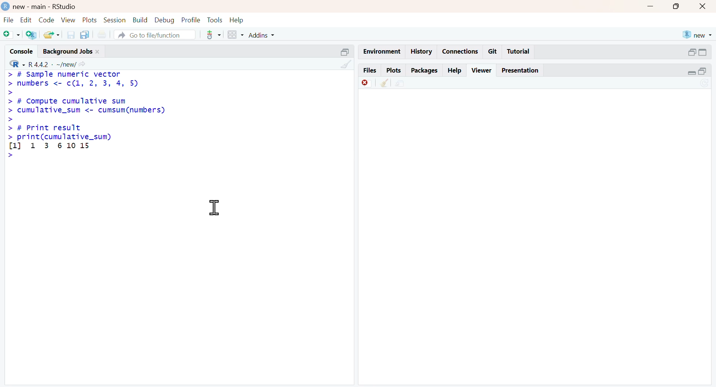 The width and height of the screenshot is (716, 387). What do you see at coordinates (346, 52) in the screenshot?
I see `open in separate window` at bounding box center [346, 52].